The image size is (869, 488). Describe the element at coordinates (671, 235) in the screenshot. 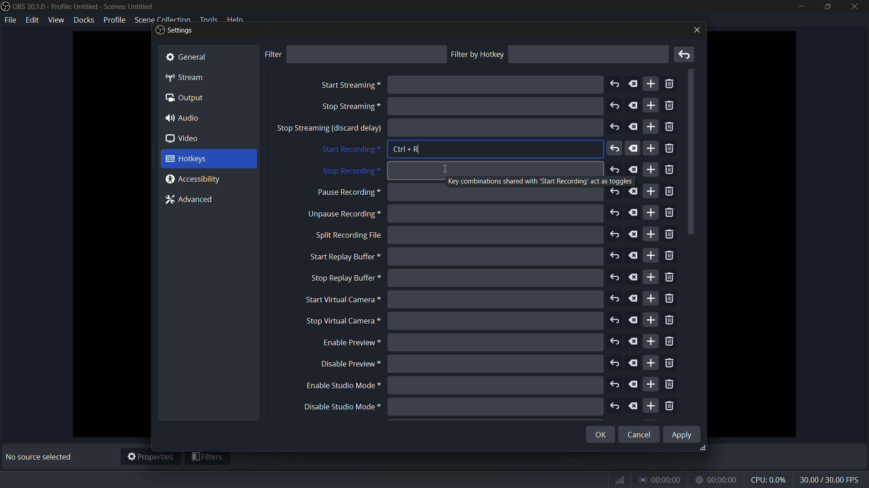

I see `remove` at that location.